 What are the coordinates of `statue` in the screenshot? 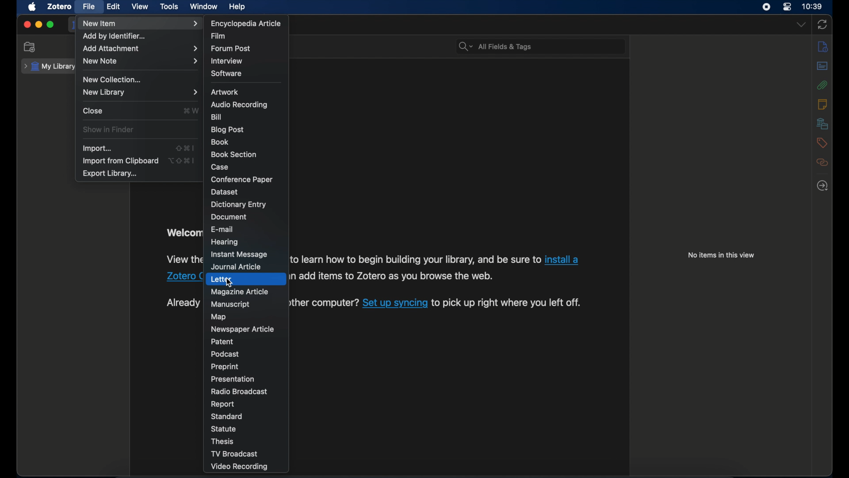 It's located at (225, 428).